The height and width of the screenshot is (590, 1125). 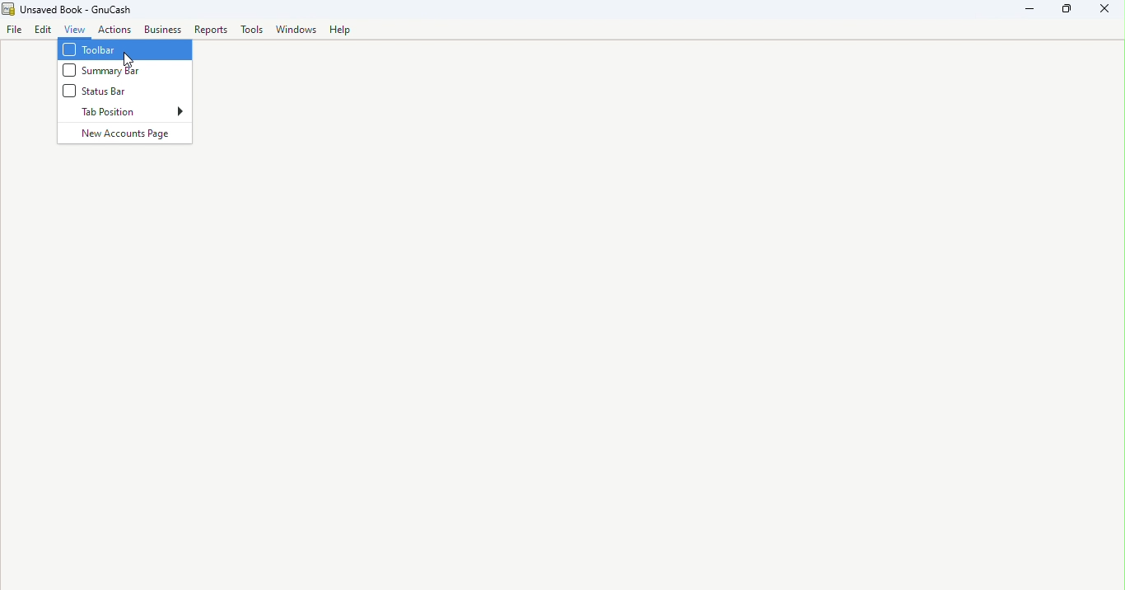 I want to click on Reports, so click(x=211, y=30).